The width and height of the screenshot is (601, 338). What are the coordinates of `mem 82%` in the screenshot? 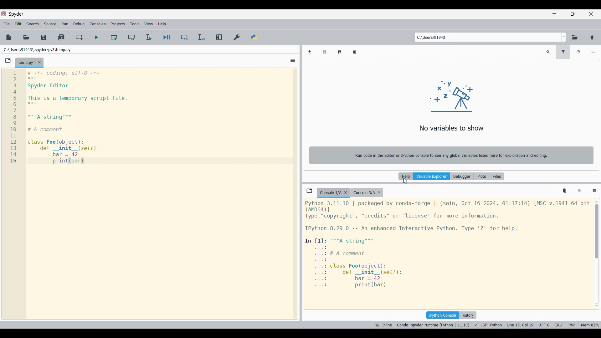 It's located at (591, 324).